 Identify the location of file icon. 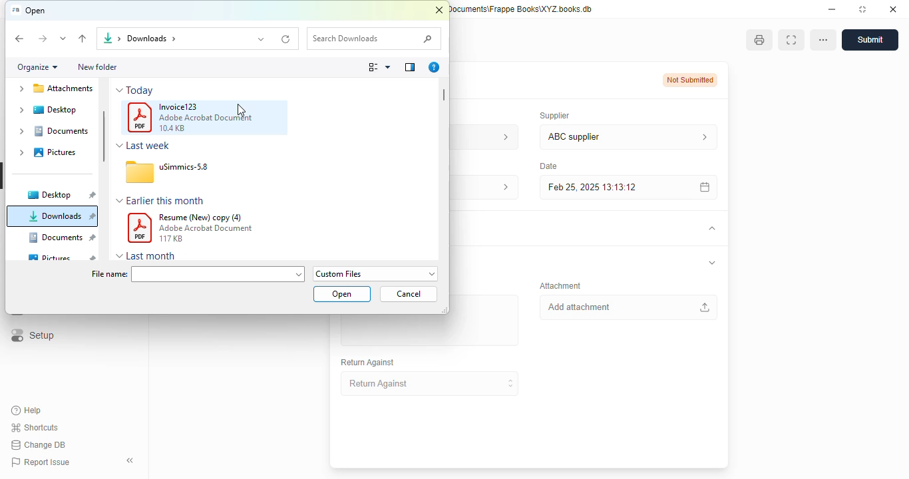
(140, 172).